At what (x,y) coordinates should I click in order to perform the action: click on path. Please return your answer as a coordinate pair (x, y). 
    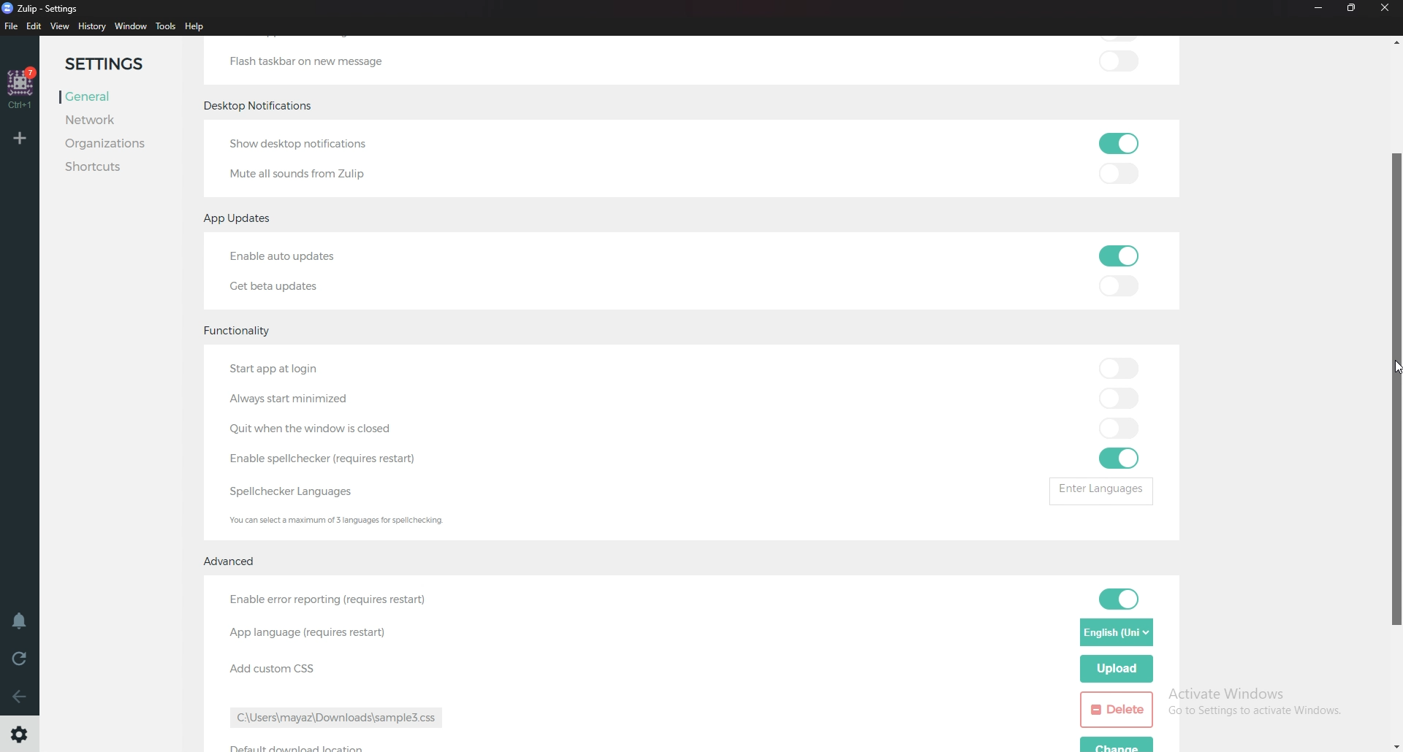
    Looking at the image, I should click on (343, 718).